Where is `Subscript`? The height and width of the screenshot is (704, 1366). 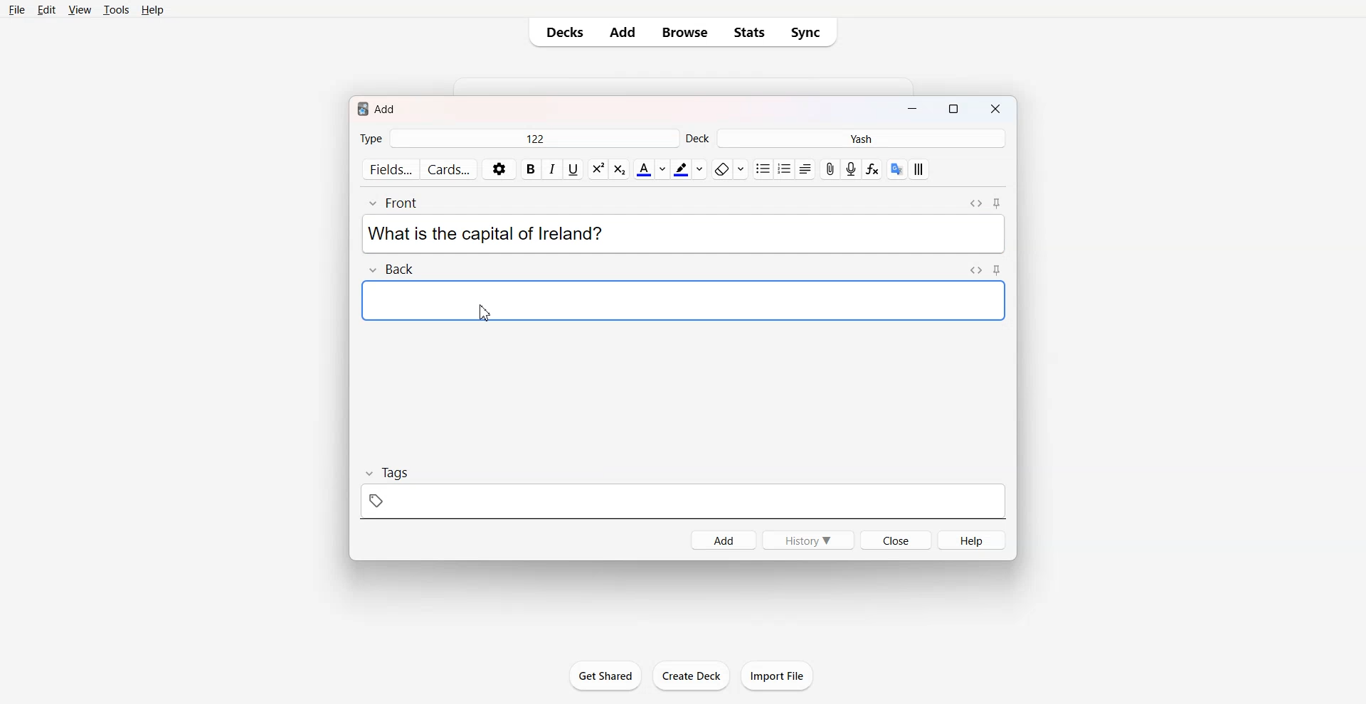
Subscript is located at coordinates (598, 169).